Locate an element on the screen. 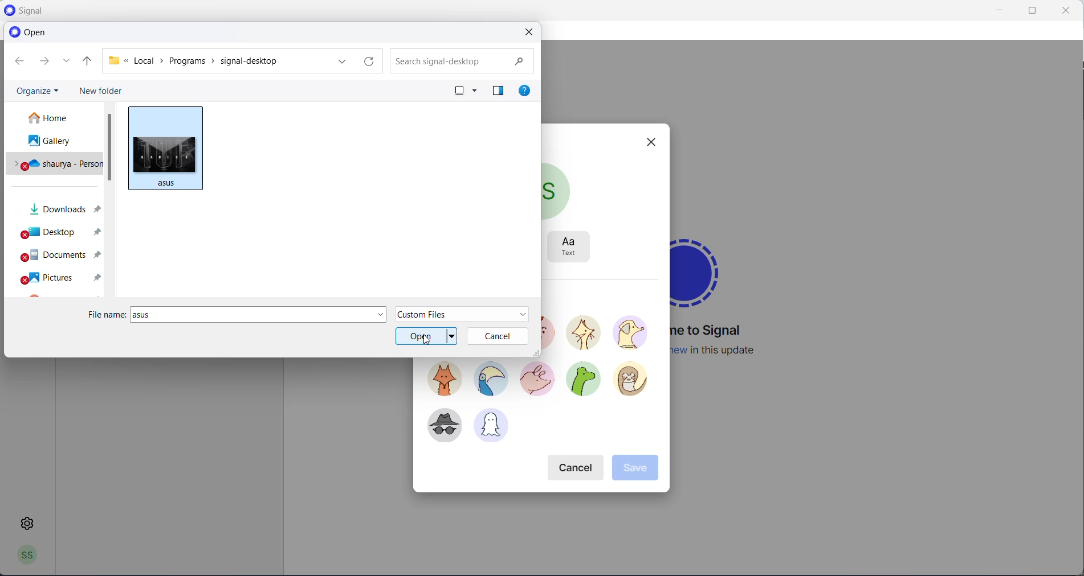 The image size is (1084, 576). scrollbar is located at coordinates (112, 149).